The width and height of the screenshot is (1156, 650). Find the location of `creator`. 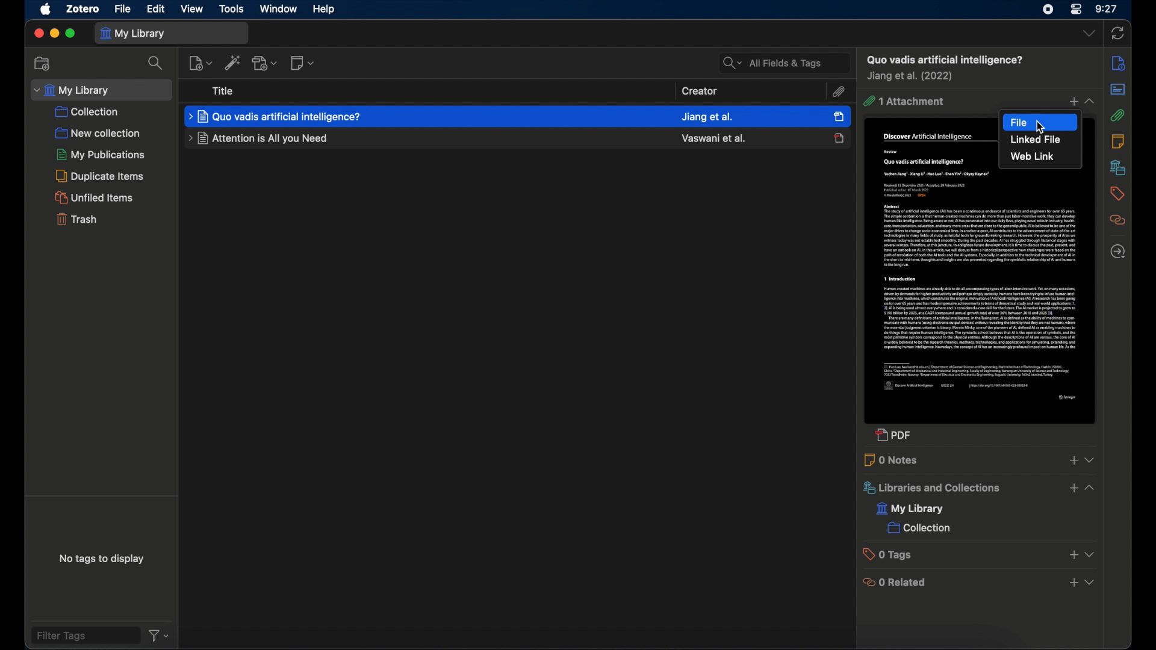

creator is located at coordinates (701, 91).